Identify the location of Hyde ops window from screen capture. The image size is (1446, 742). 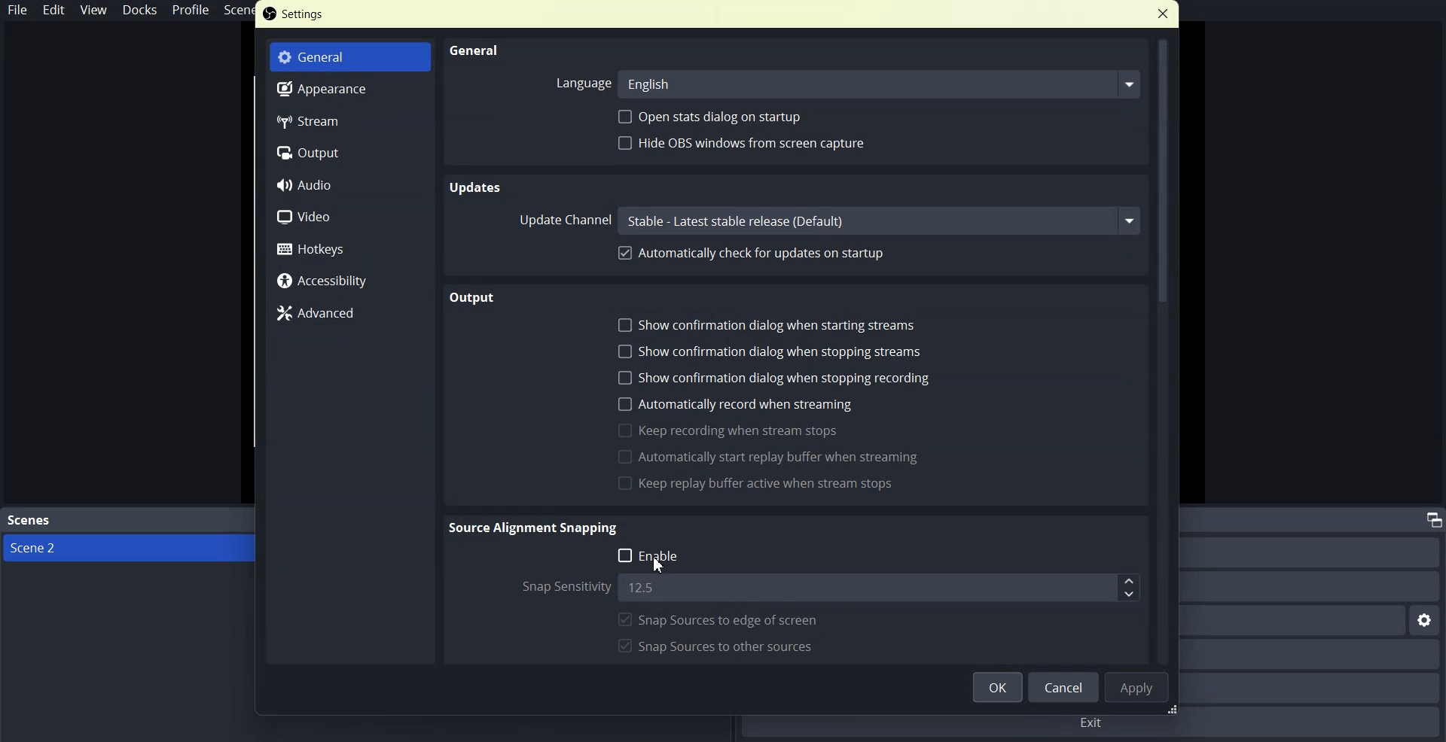
(742, 144).